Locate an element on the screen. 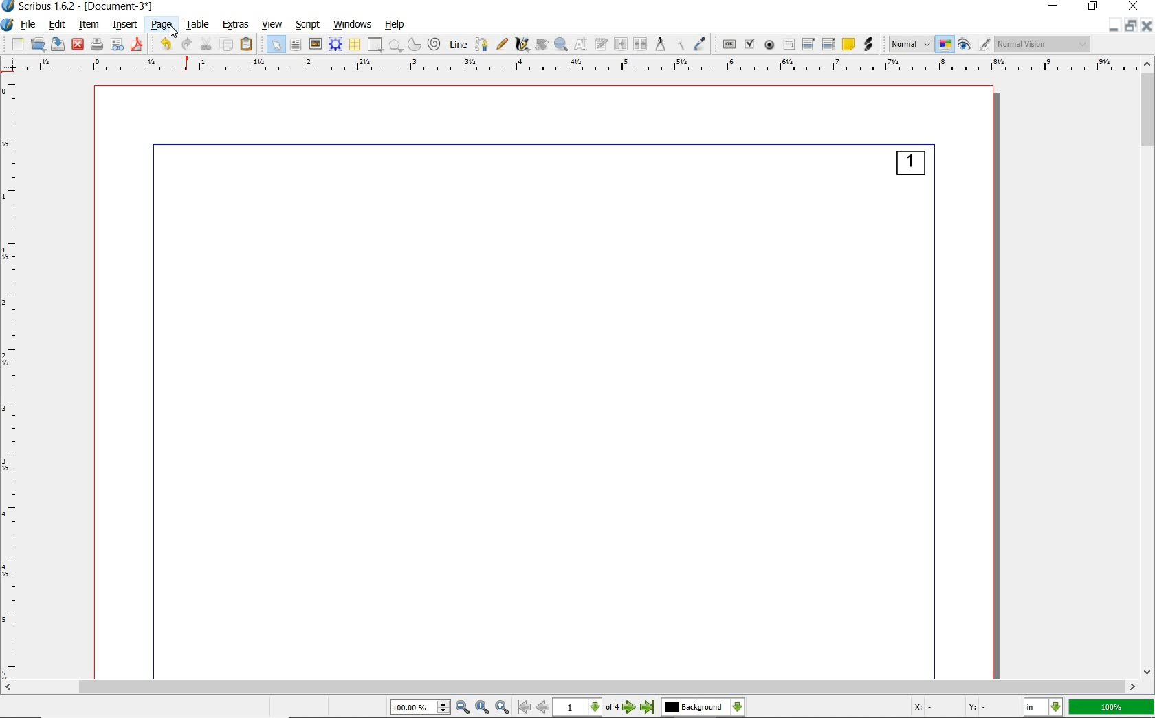 The width and height of the screenshot is (1155, 718). arc is located at coordinates (416, 45).